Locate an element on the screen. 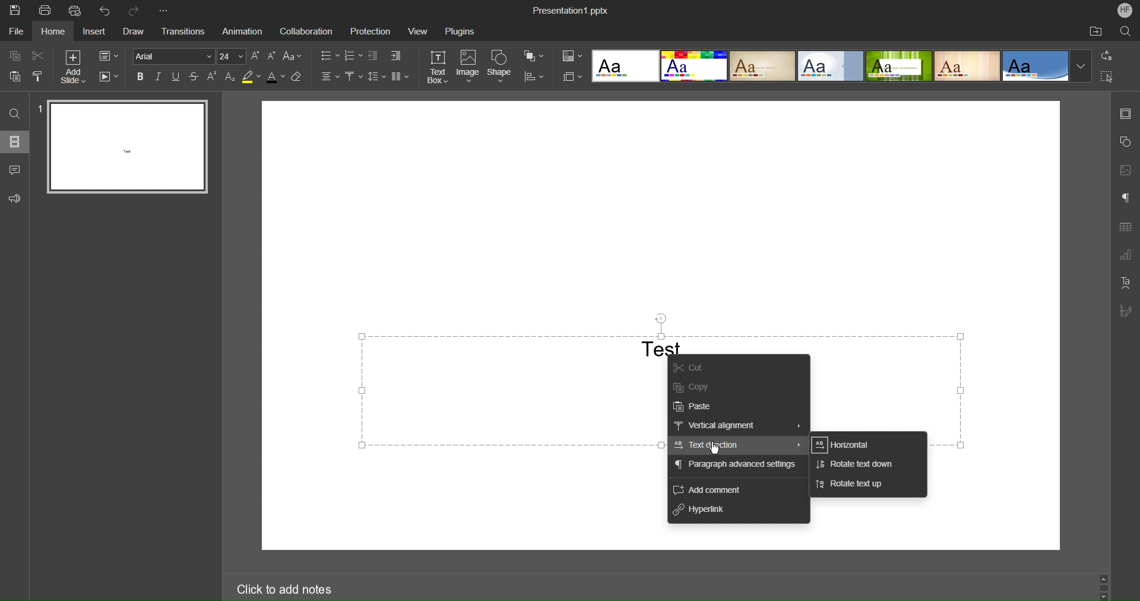 The width and height of the screenshot is (1140, 601). Align is located at coordinates (534, 77).